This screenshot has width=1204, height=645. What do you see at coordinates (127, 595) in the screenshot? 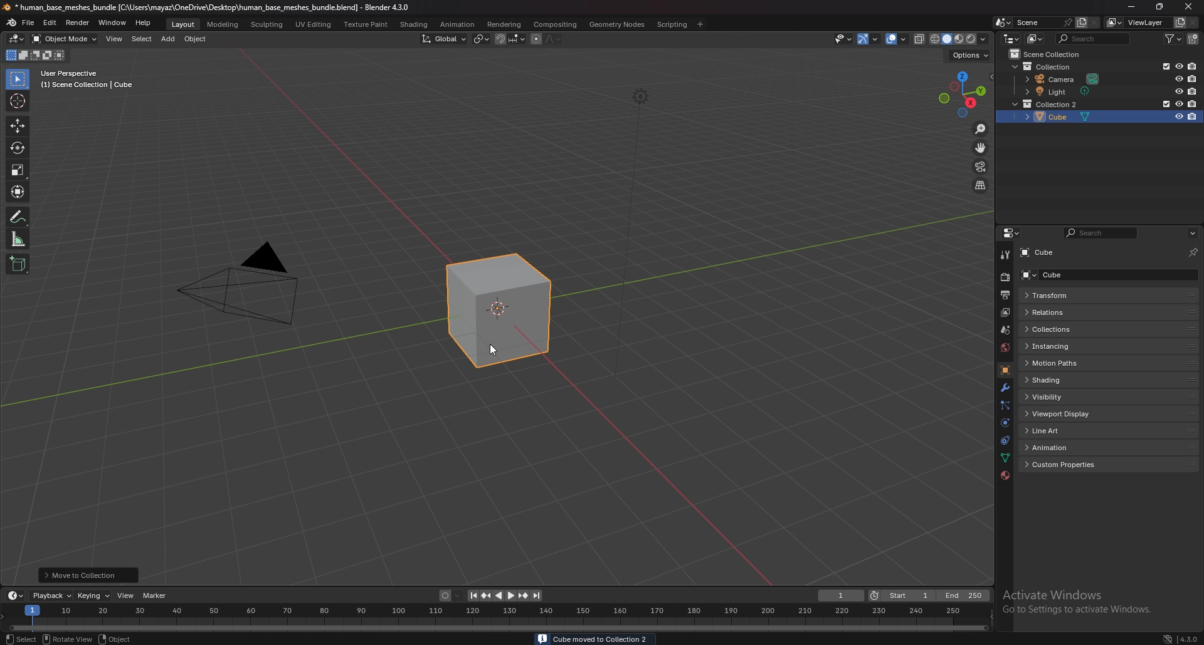
I see `view` at bounding box center [127, 595].